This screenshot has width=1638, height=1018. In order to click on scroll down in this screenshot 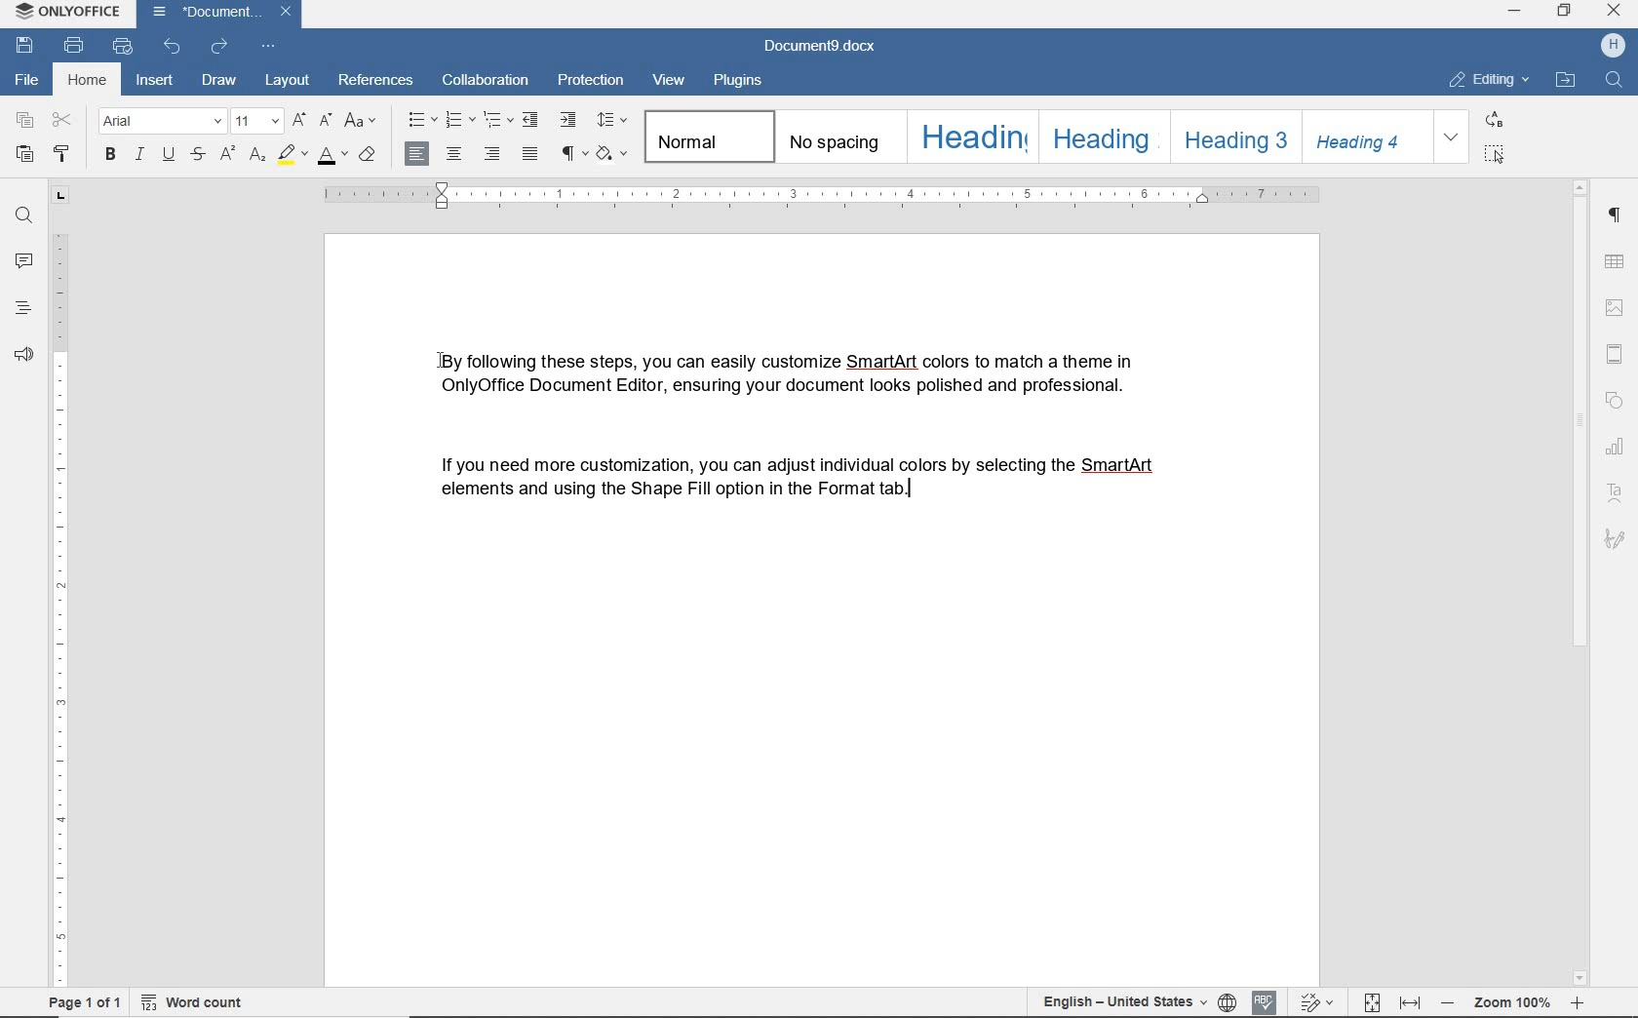, I will do `click(1578, 979)`.